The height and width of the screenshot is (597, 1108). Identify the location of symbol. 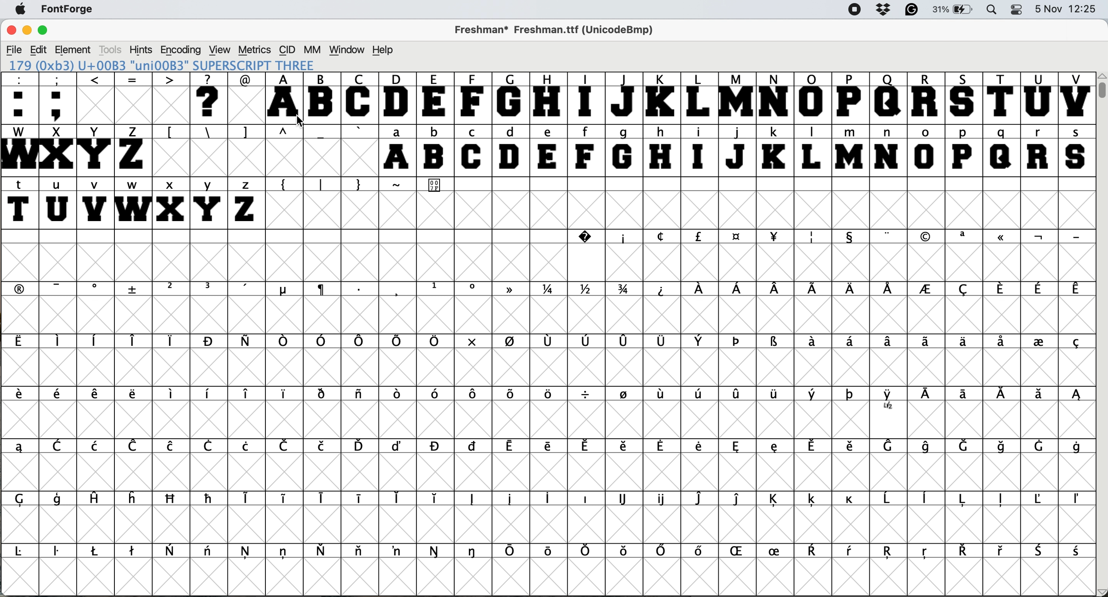
(549, 550).